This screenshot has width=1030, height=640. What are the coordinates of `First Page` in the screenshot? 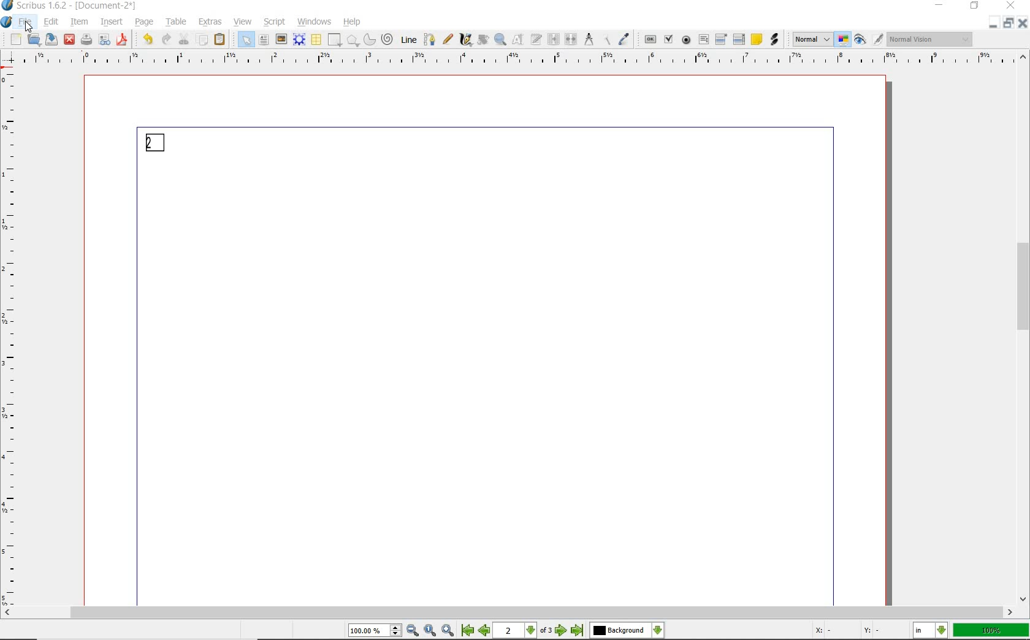 It's located at (467, 631).